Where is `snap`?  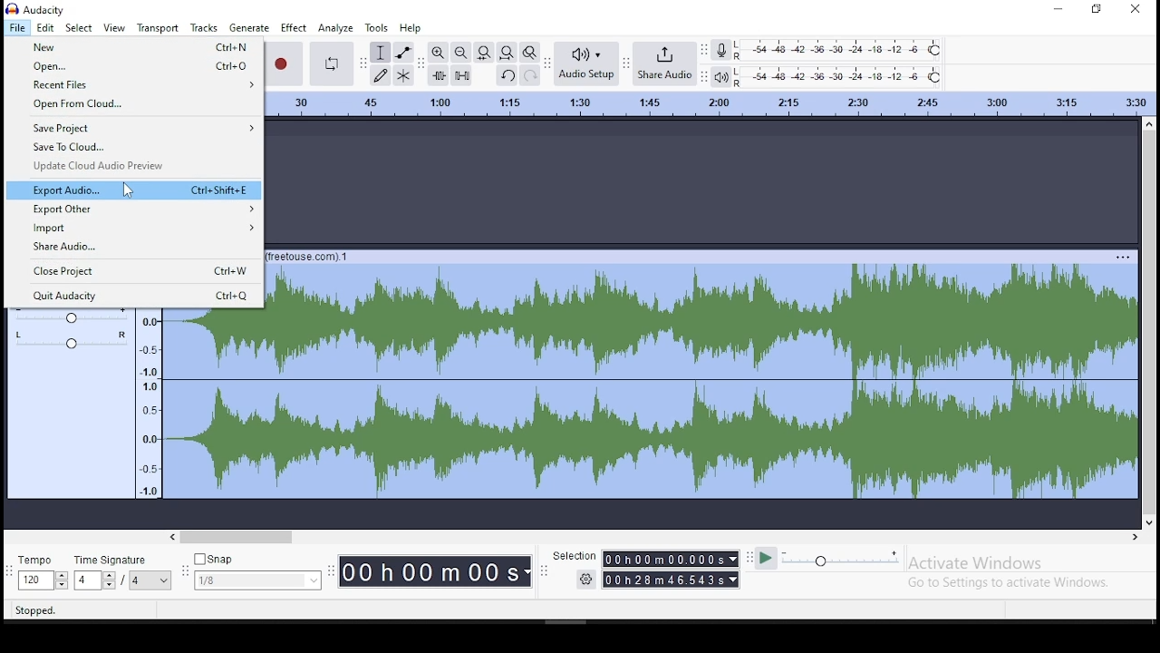
snap is located at coordinates (258, 572).